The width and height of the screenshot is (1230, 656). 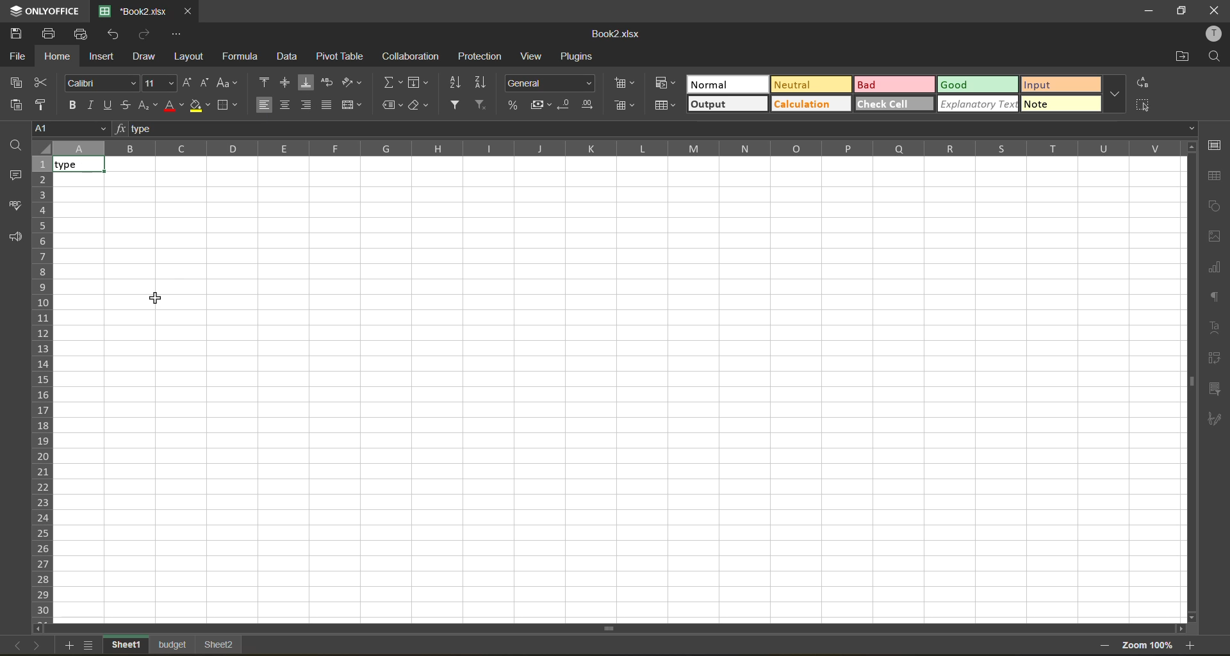 What do you see at coordinates (1215, 176) in the screenshot?
I see `table` at bounding box center [1215, 176].